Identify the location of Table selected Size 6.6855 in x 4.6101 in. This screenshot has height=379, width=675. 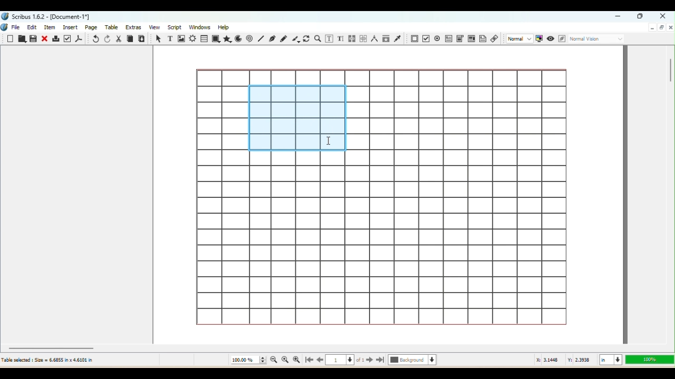
(47, 360).